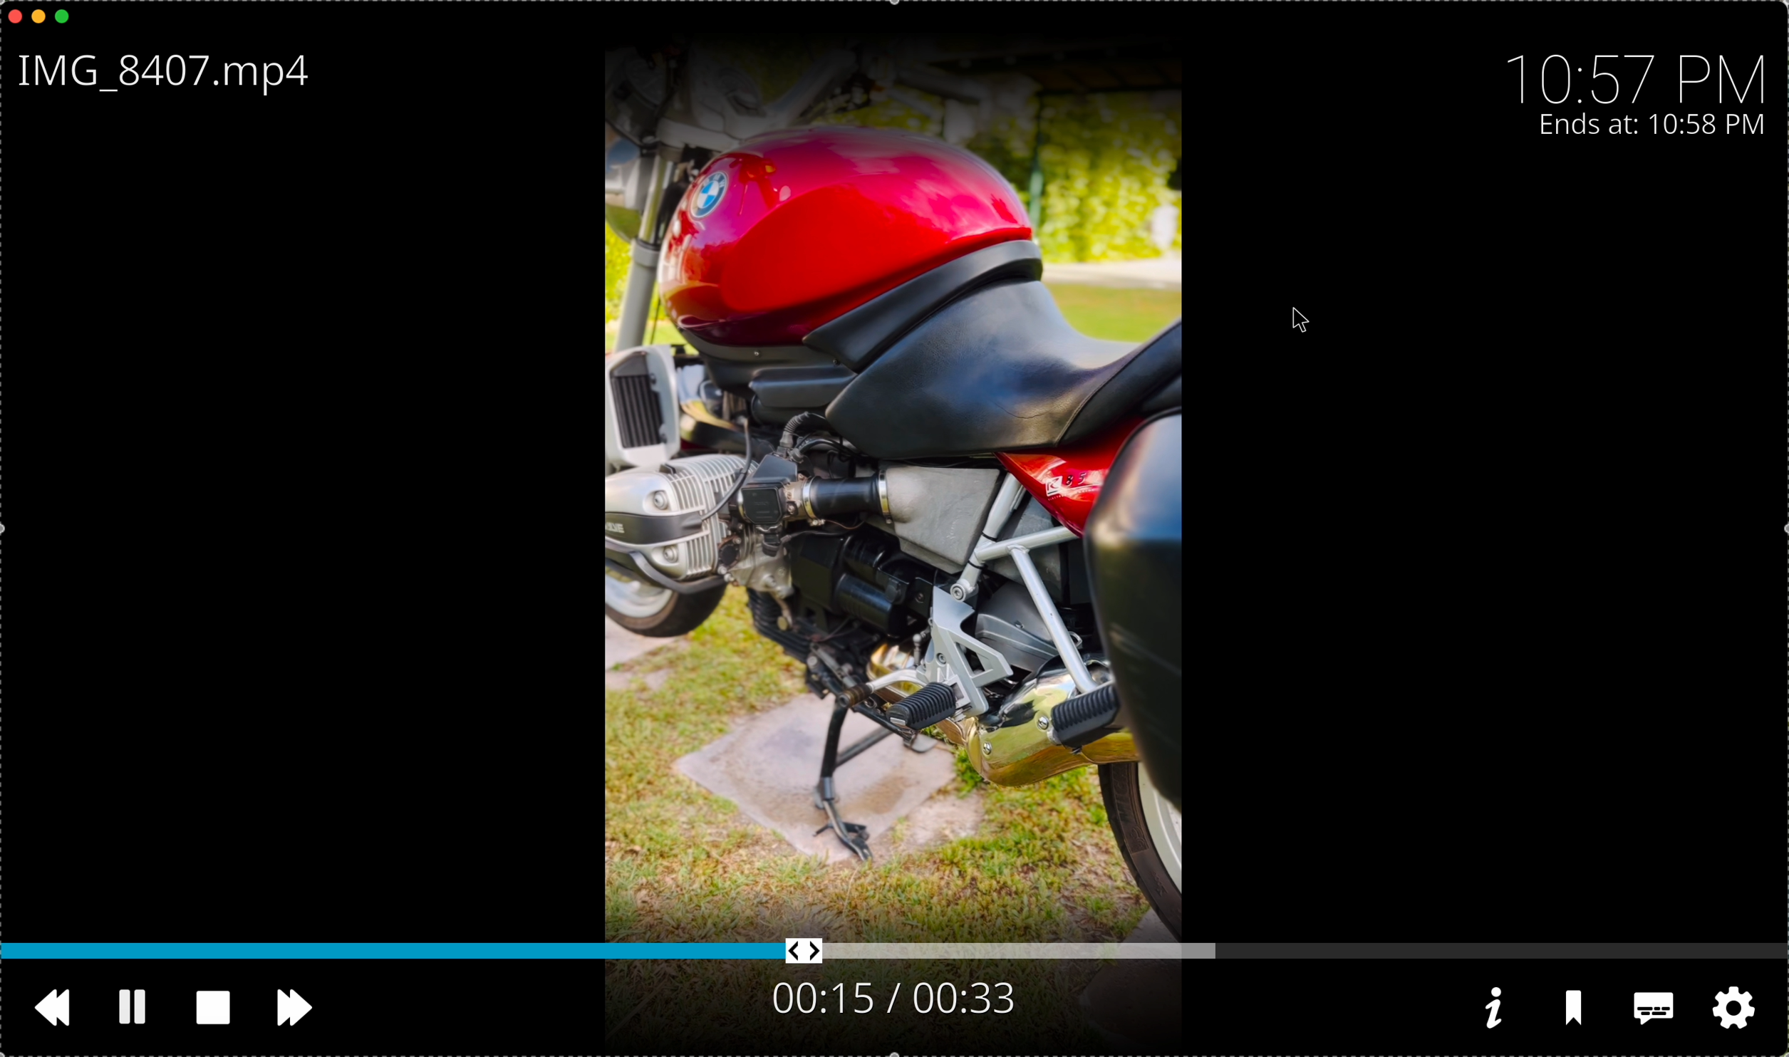 The width and height of the screenshot is (1789, 1057). Describe the element at coordinates (171, 74) in the screenshot. I see `IMG_8407.mp4` at that location.